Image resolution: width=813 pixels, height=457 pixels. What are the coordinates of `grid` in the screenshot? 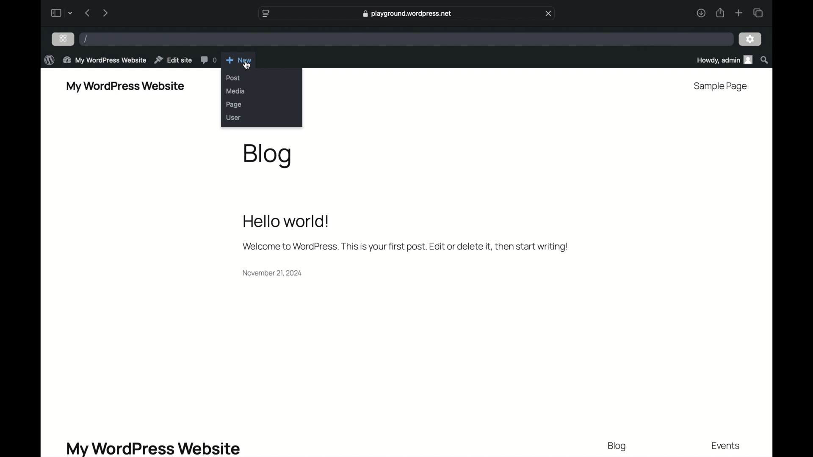 It's located at (63, 38).